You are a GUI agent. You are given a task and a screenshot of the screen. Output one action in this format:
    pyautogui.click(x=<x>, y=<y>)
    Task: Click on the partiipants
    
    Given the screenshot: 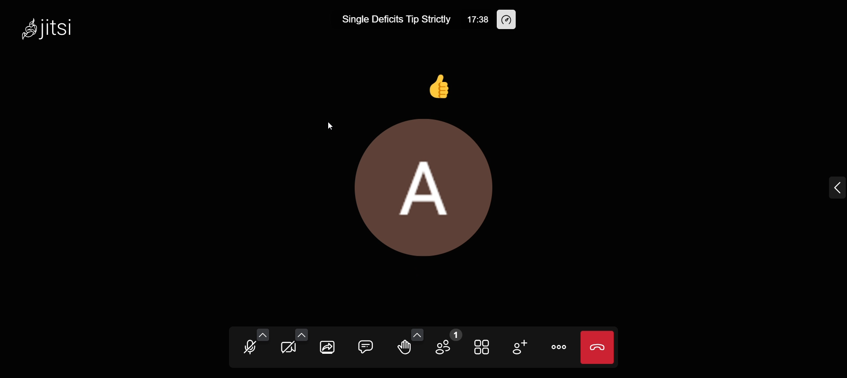 What is the action you would take?
    pyautogui.click(x=447, y=343)
    